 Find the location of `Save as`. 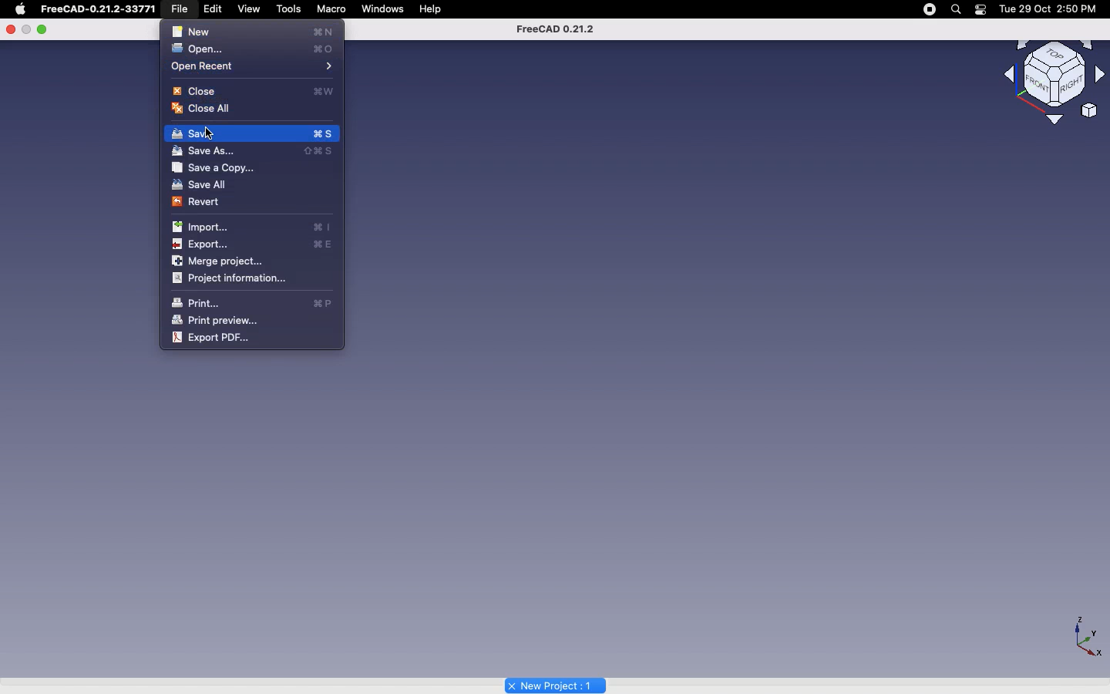

Save as is located at coordinates (255, 150).